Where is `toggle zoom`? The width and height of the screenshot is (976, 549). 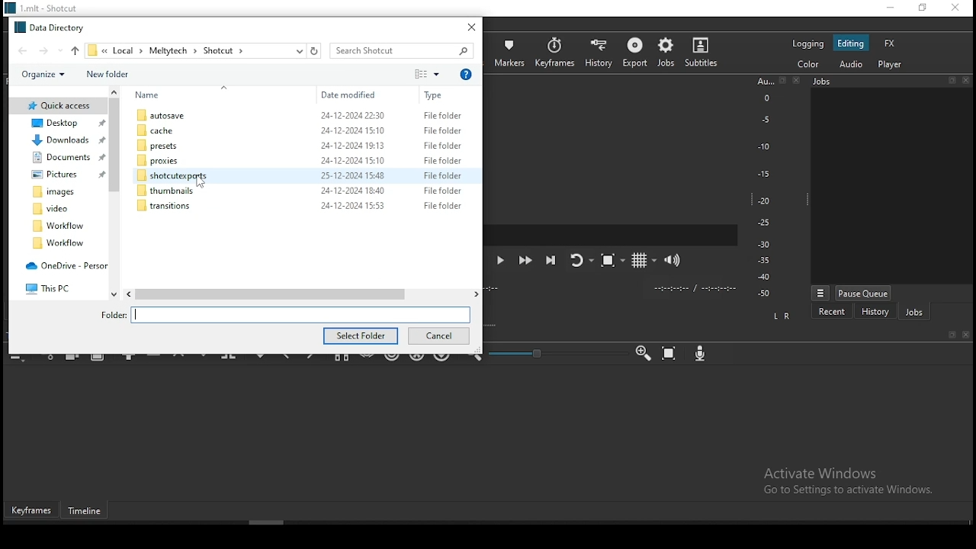
toggle zoom is located at coordinates (610, 262).